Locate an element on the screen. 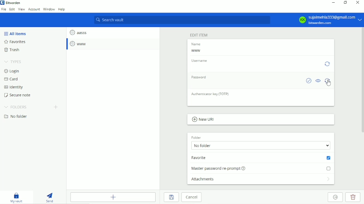  Restore down is located at coordinates (346, 3).